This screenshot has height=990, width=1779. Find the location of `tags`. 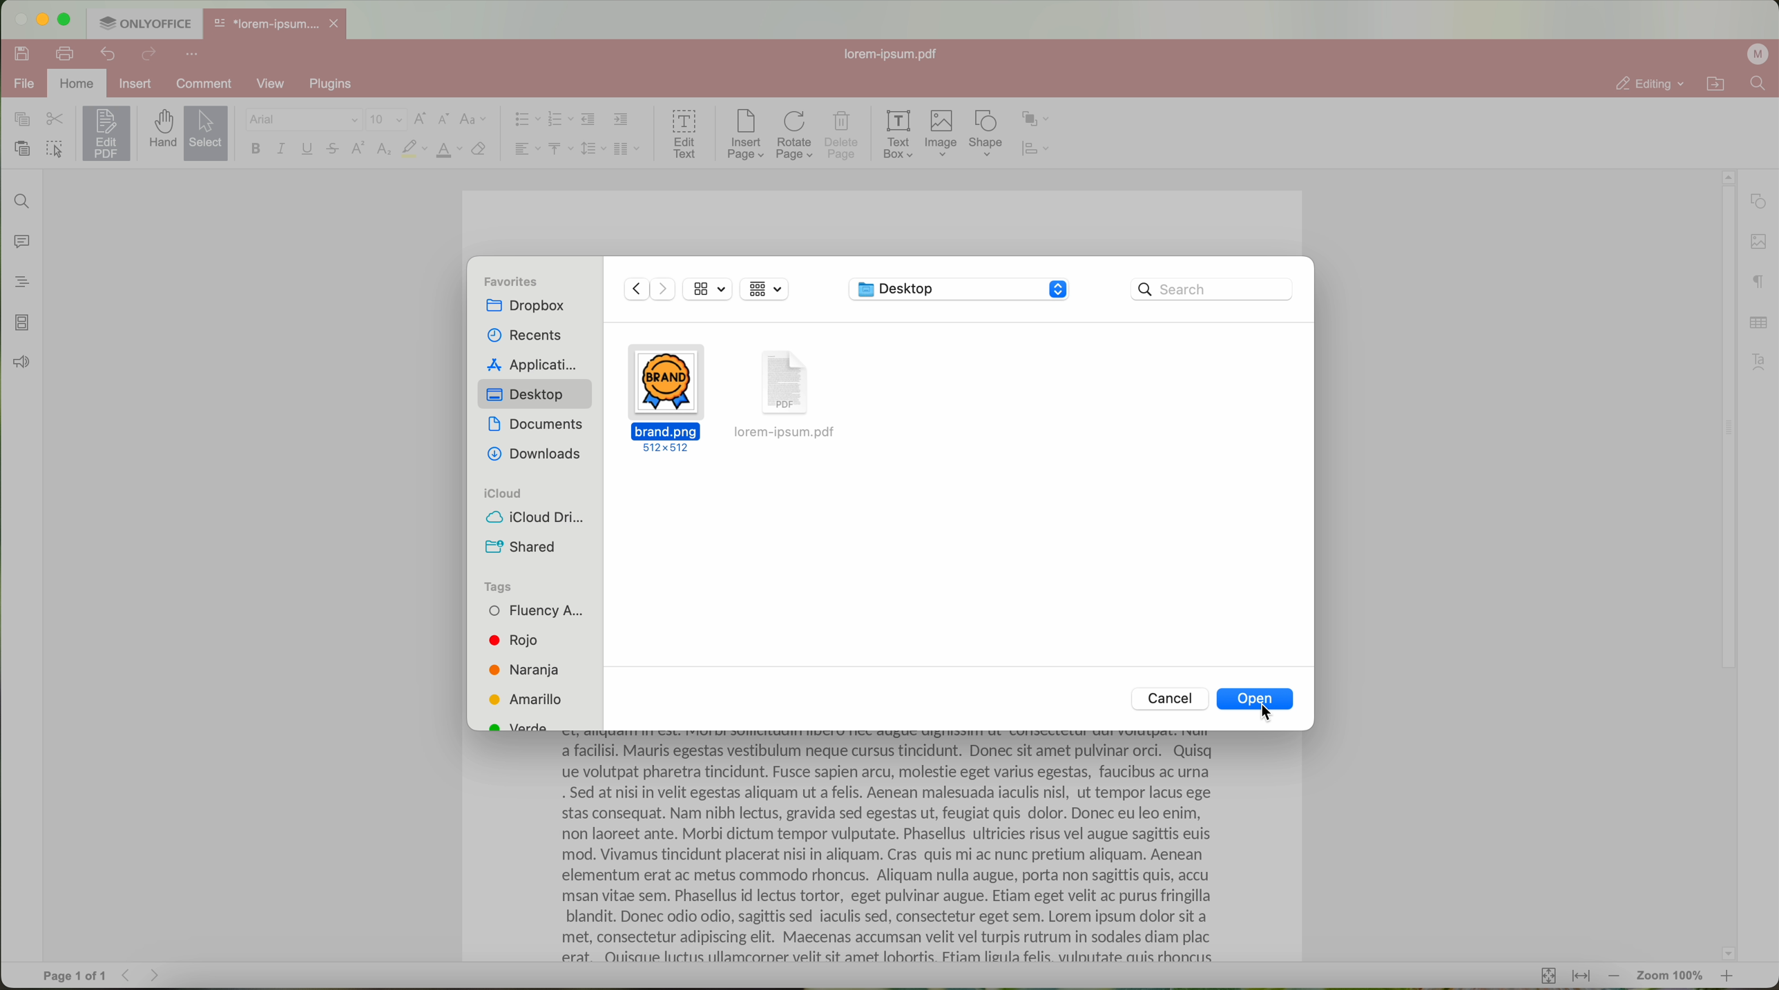

tags is located at coordinates (497, 586).